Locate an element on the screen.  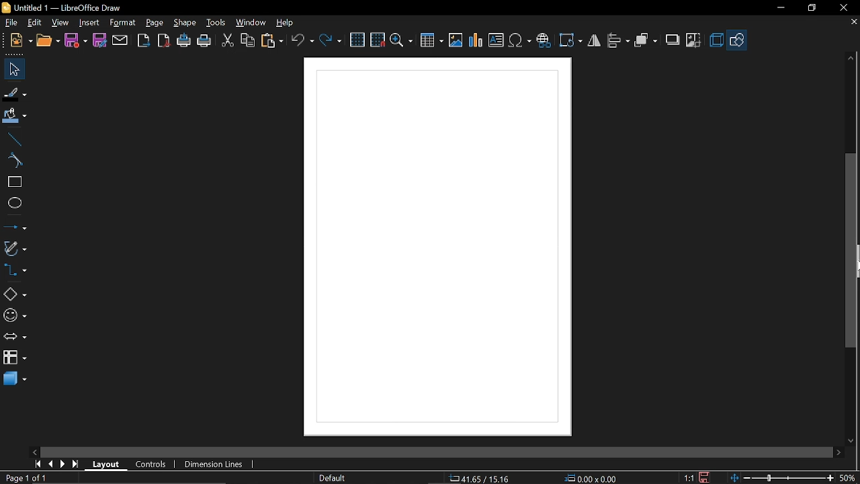
Move up is located at coordinates (849, 58).